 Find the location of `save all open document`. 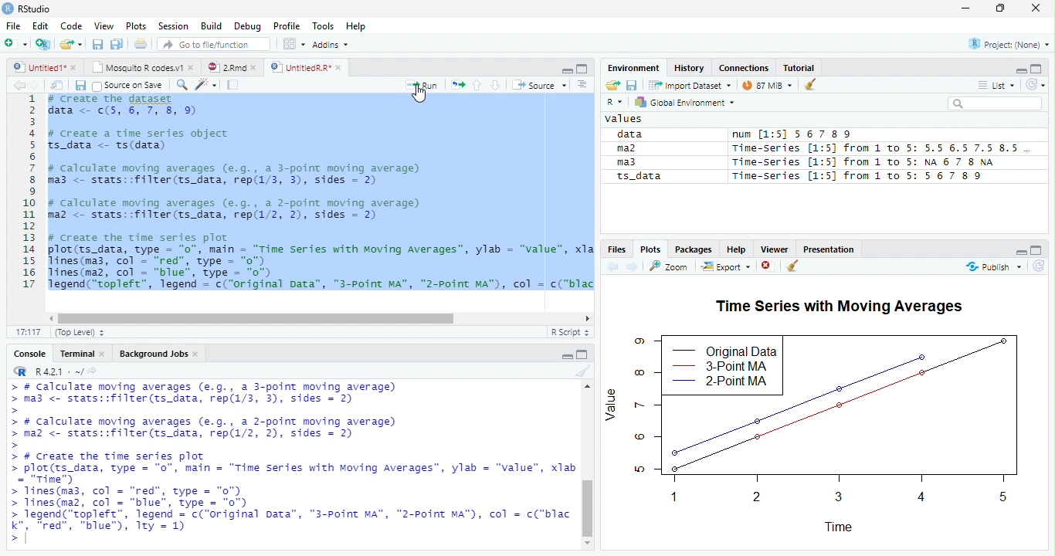

save all open document is located at coordinates (97, 44).